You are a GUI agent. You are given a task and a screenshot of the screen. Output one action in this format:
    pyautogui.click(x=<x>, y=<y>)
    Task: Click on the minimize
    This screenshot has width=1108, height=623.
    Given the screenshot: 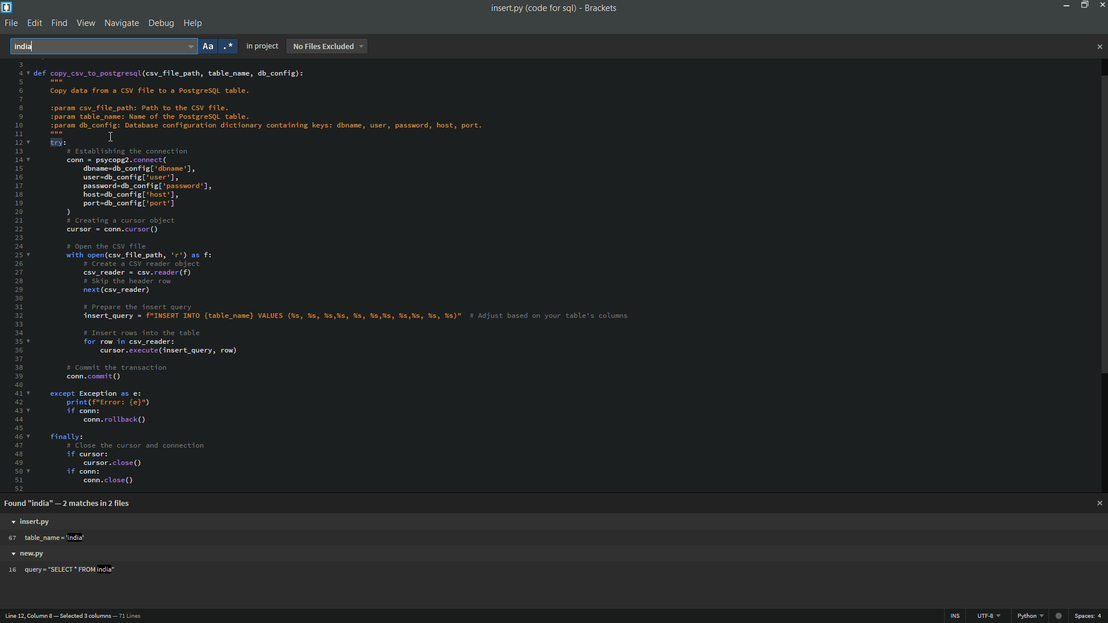 What is the action you would take?
    pyautogui.click(x=1062, y=5)
    